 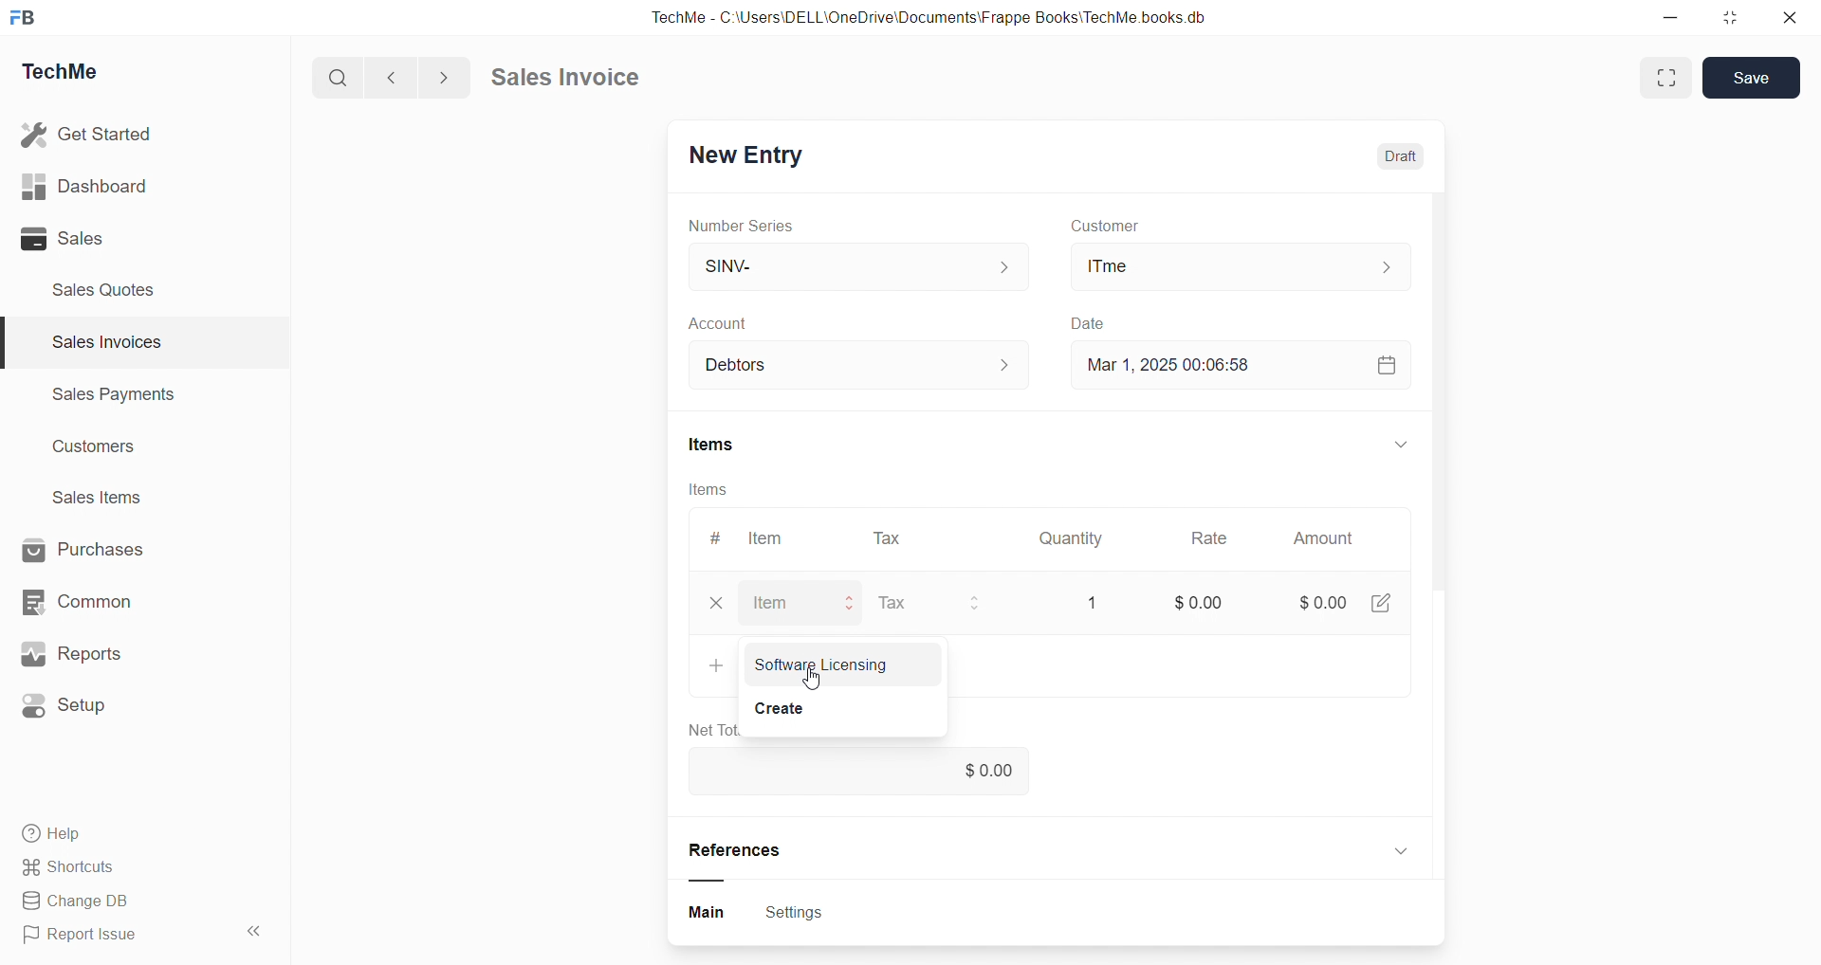 What do you see at coordinates (1017, 366) in the screenshot?
I see `Increase decrease button` at bounding box center [1017, 366].